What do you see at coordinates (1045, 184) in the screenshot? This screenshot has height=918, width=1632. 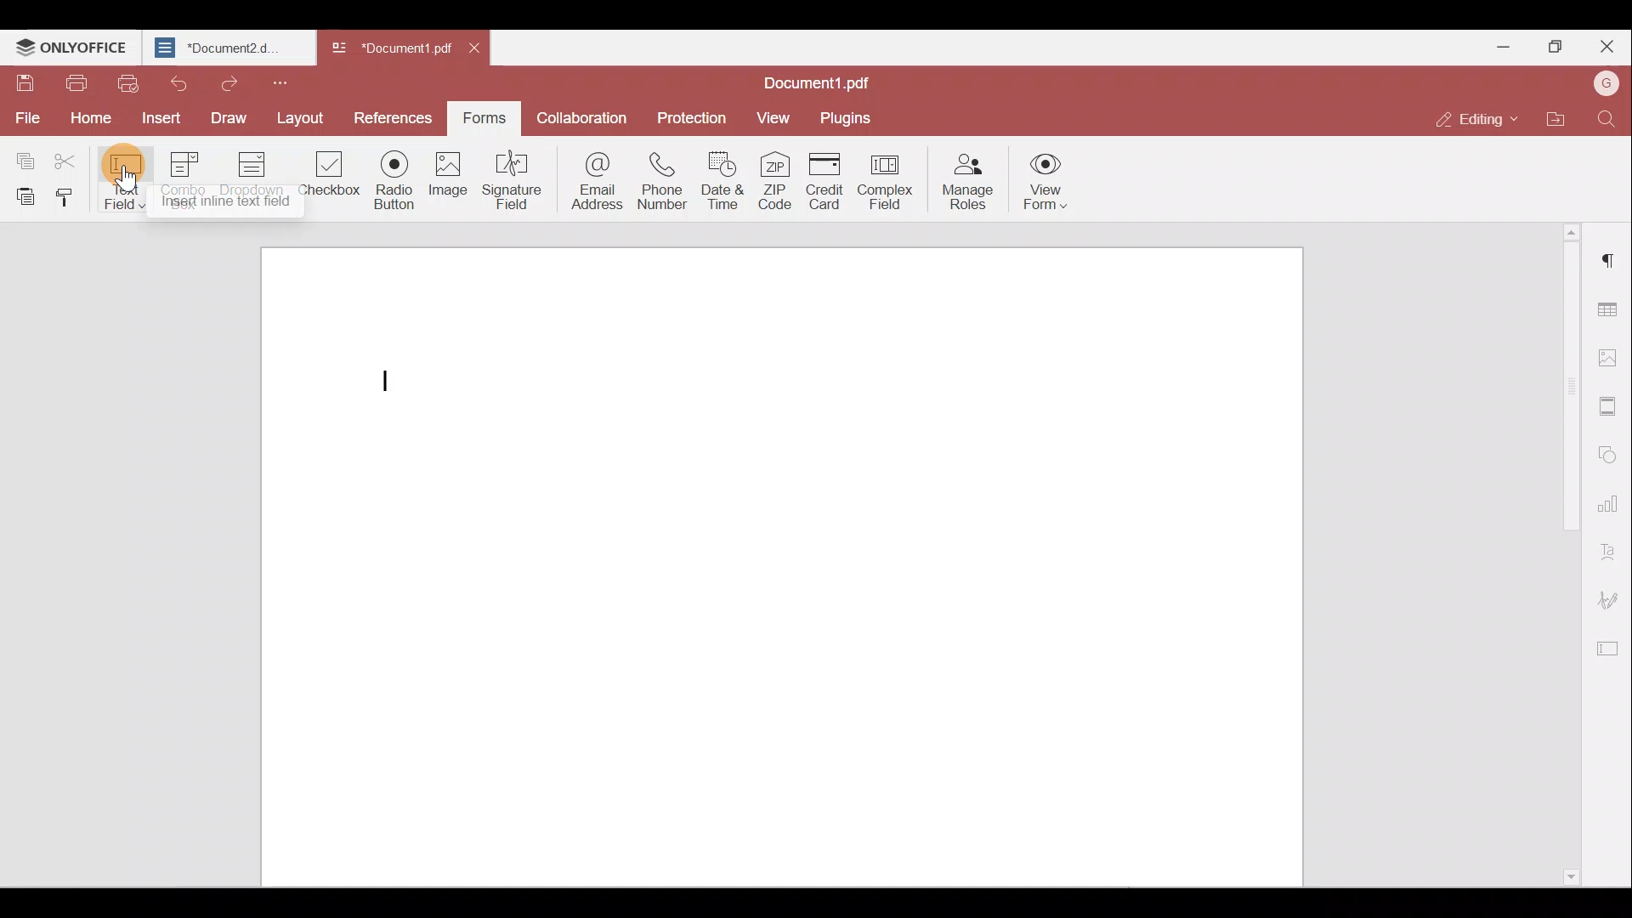 I see `View form` at bounding box center [1045, 184].